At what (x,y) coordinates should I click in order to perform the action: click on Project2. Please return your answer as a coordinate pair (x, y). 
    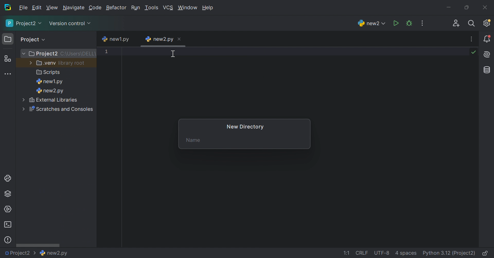
    Looking at the image, I should click on (43, 54).